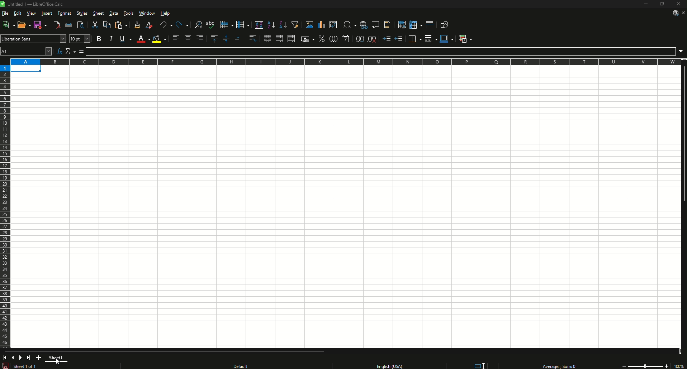  Describe the element at coordinates (399, 39) in the screenshot. I see `Decrease Indent` at that location.